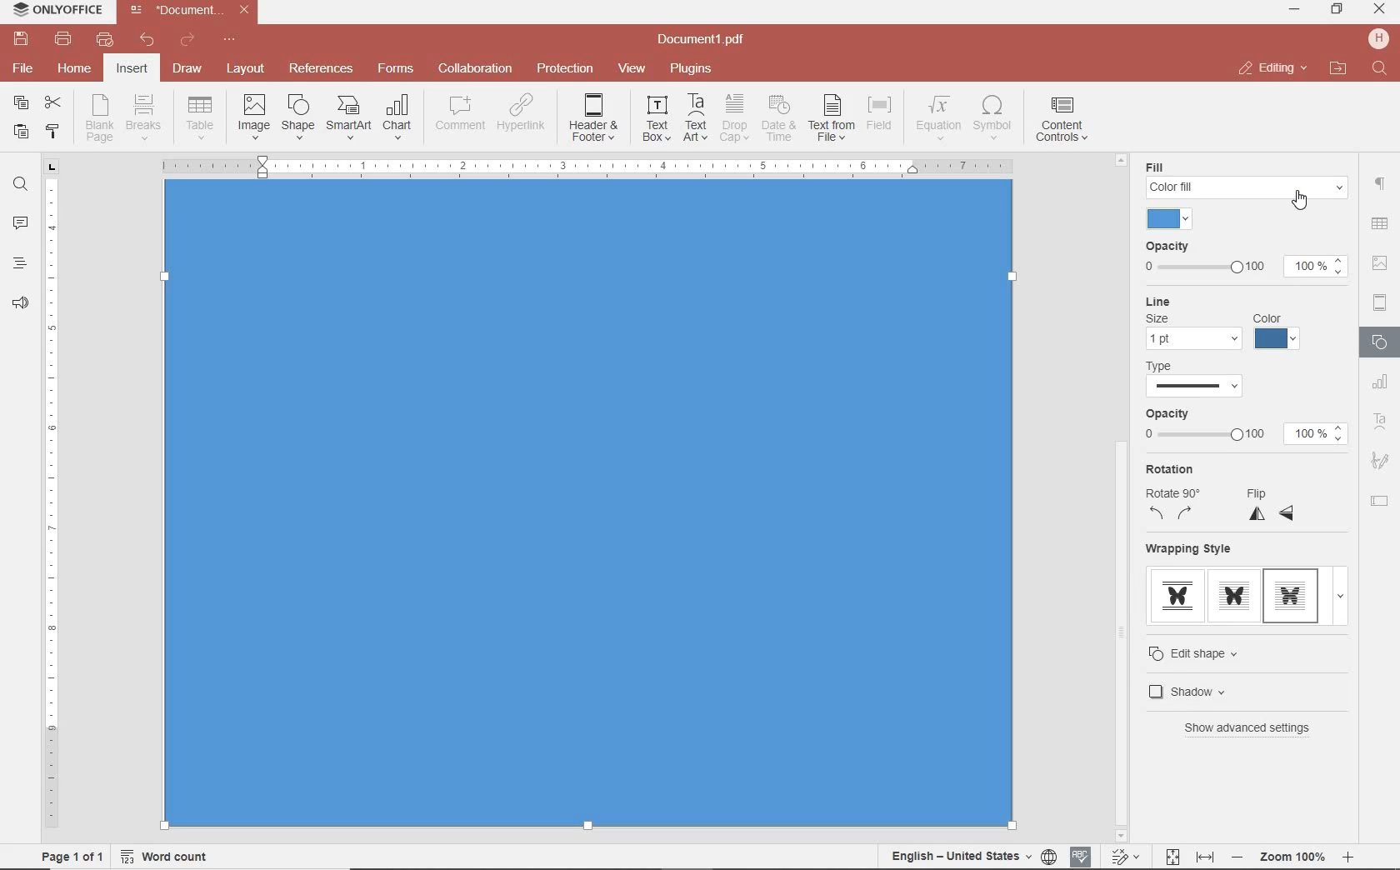 The height and width of the screenshot is (870, 1400). Describe the element at coordinates (254, 116) in the screenshot. I see `INSERT IMAGES` at that location.